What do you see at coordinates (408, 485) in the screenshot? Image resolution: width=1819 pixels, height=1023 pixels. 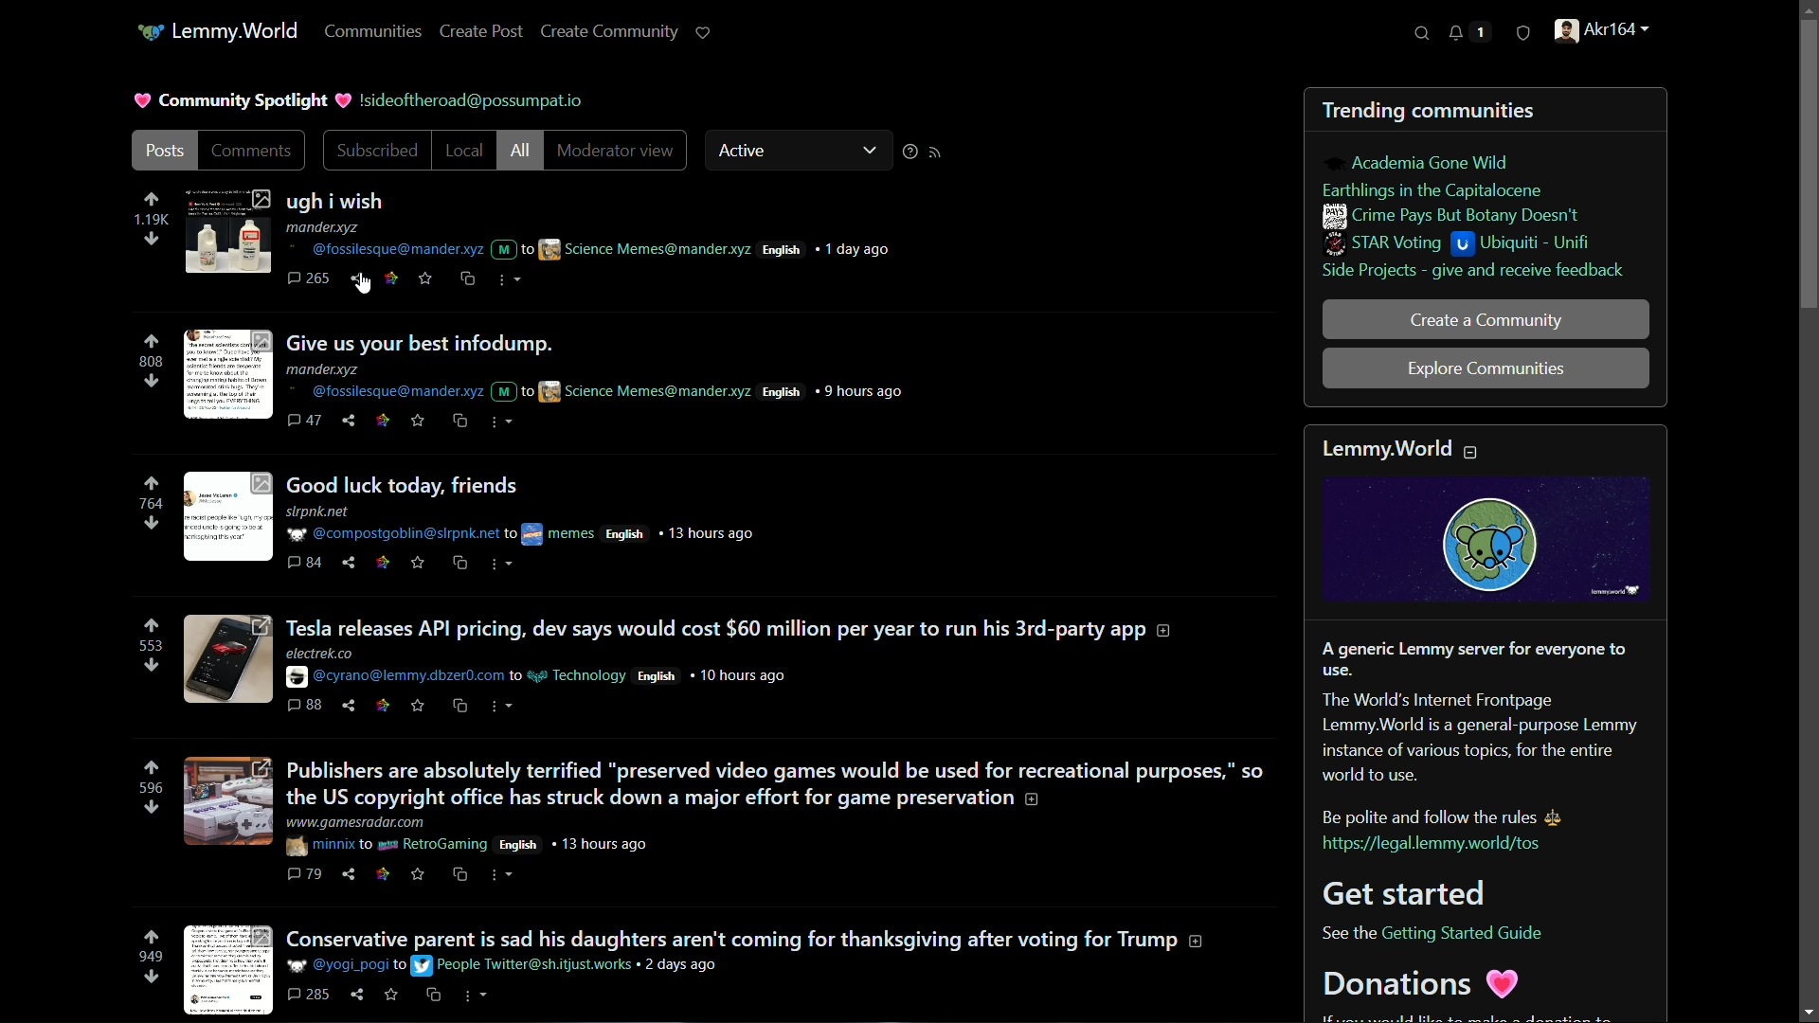 I see `good luck today, friends` at bounding box center [408, 485].